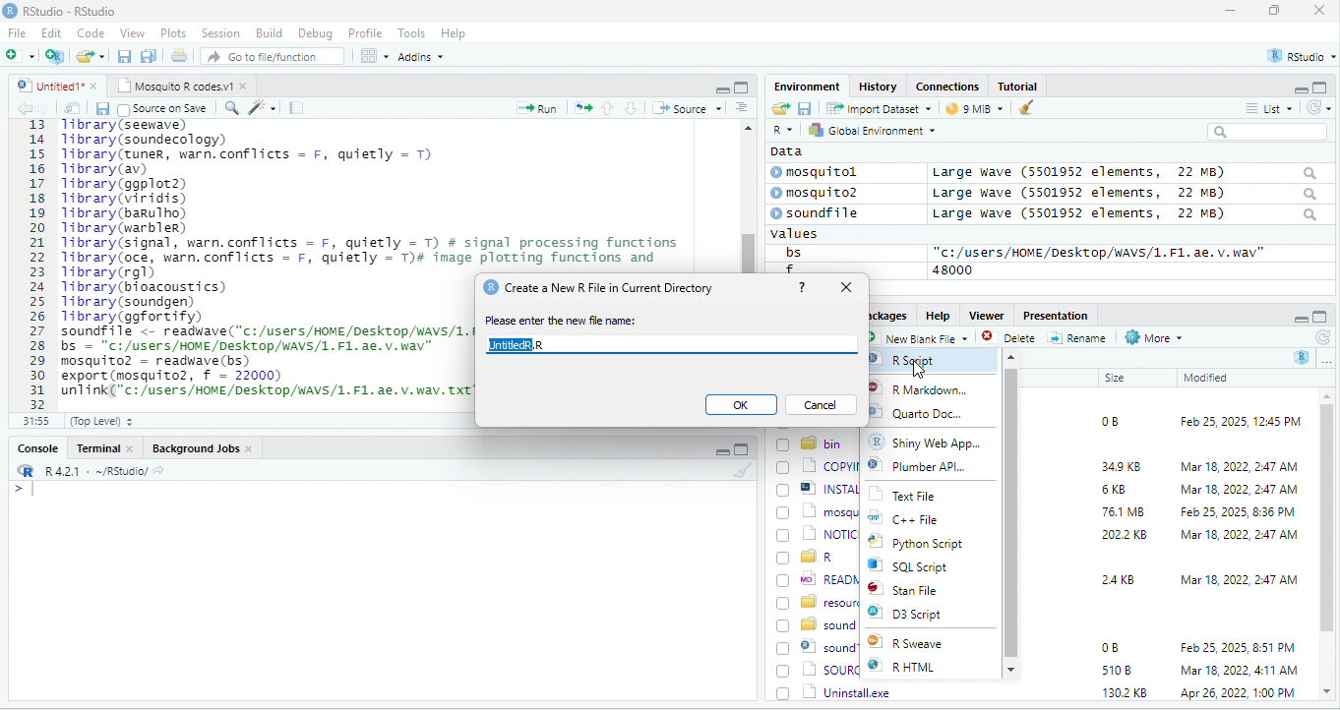  Describe the element at coordinates (1239, 648) in the screenshot. I see `Feb 25, 2025, 8:51 PM` at that location.